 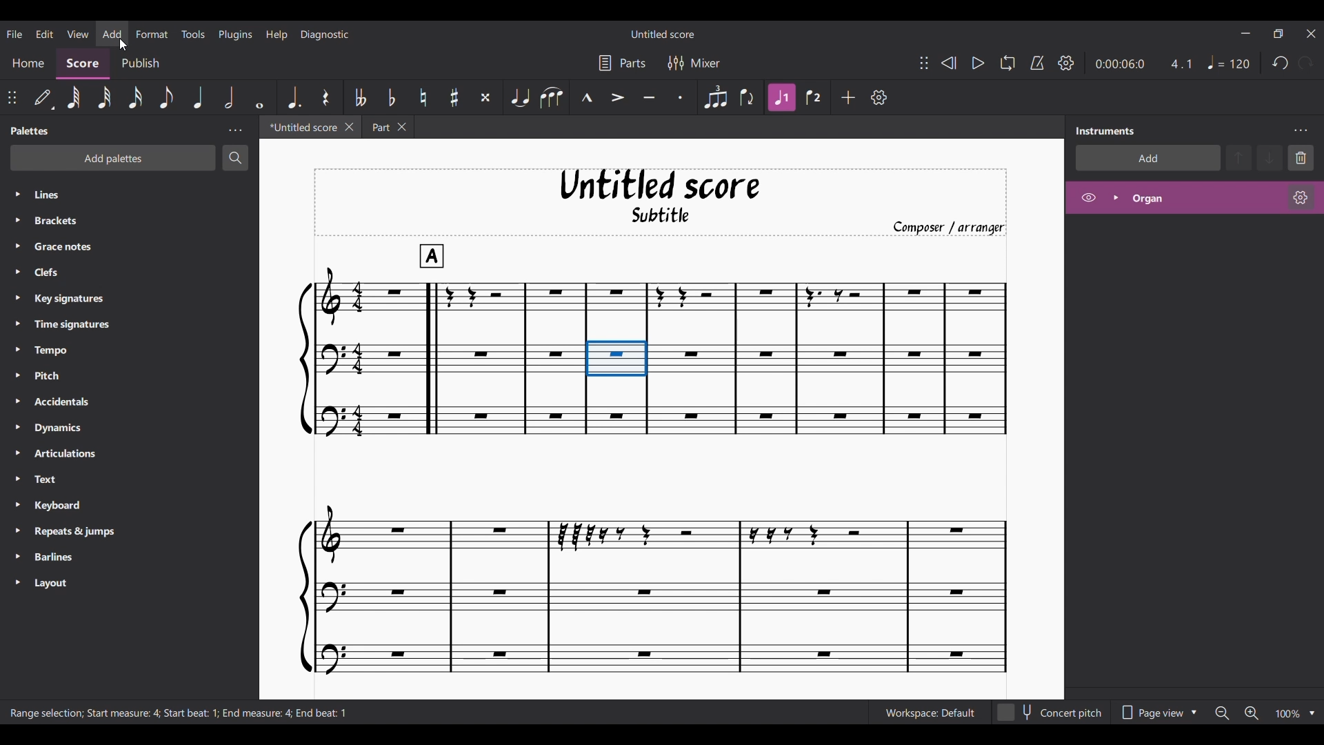 I want to click on Tenuto, so click(x=649, y=99).